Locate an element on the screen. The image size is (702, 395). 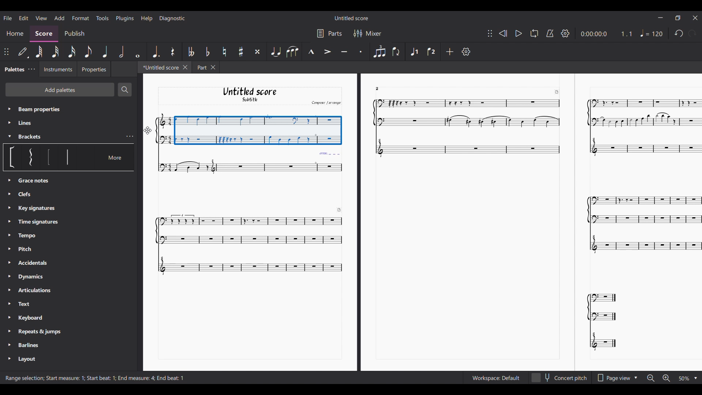
 is located at coordinates (10, 222).